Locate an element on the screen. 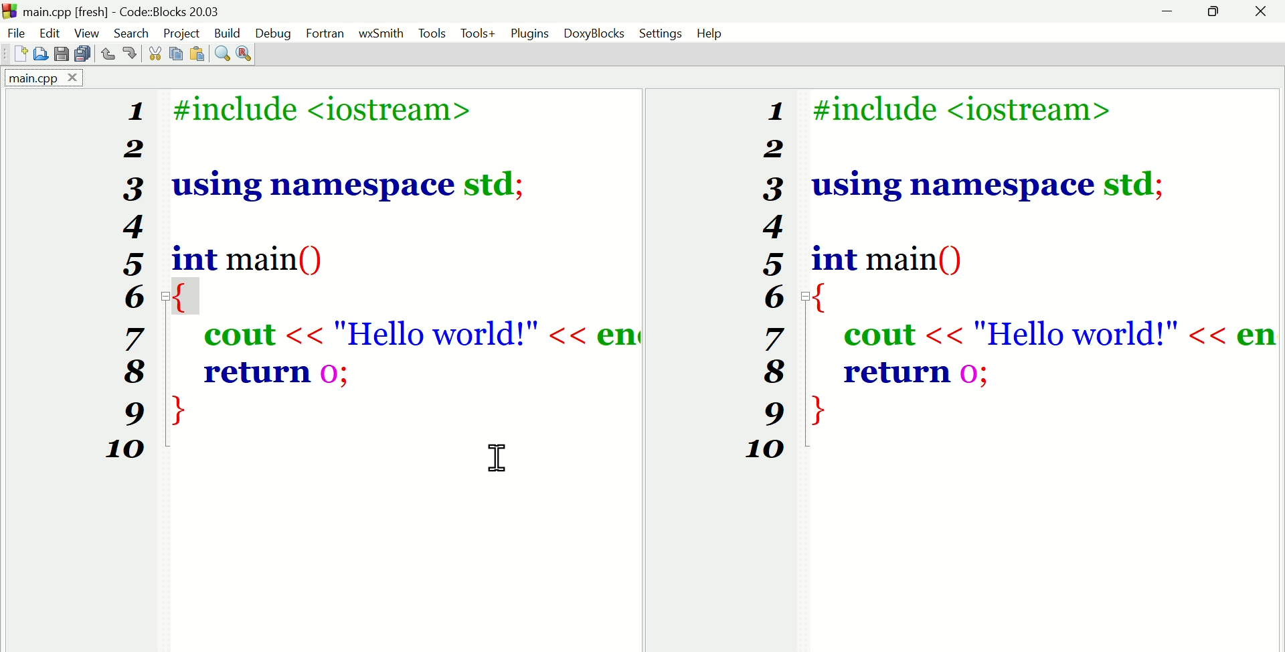 The image size is (1285, 652). Save is located at coordinates (60, 54).